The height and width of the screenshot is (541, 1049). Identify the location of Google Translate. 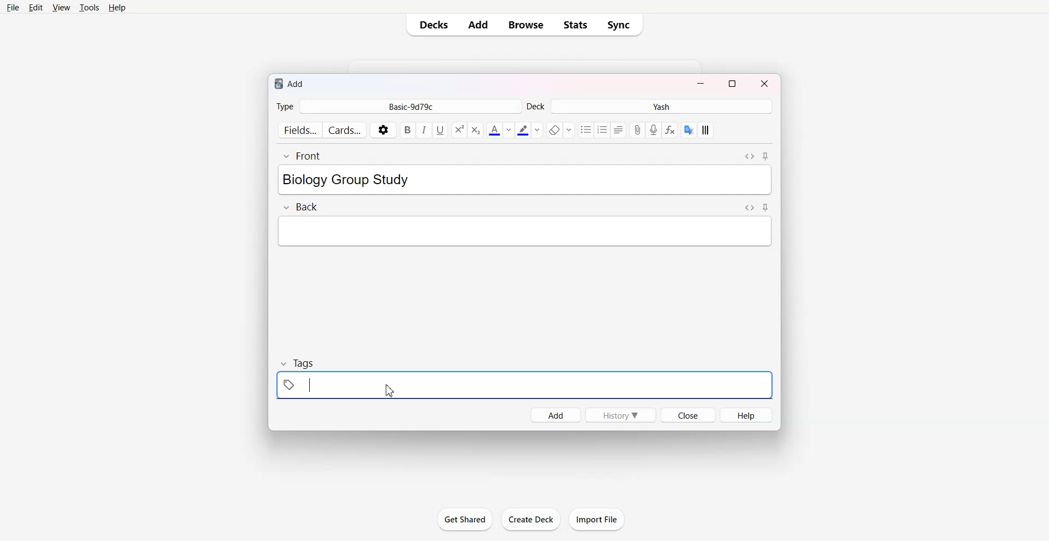
(688, 130).